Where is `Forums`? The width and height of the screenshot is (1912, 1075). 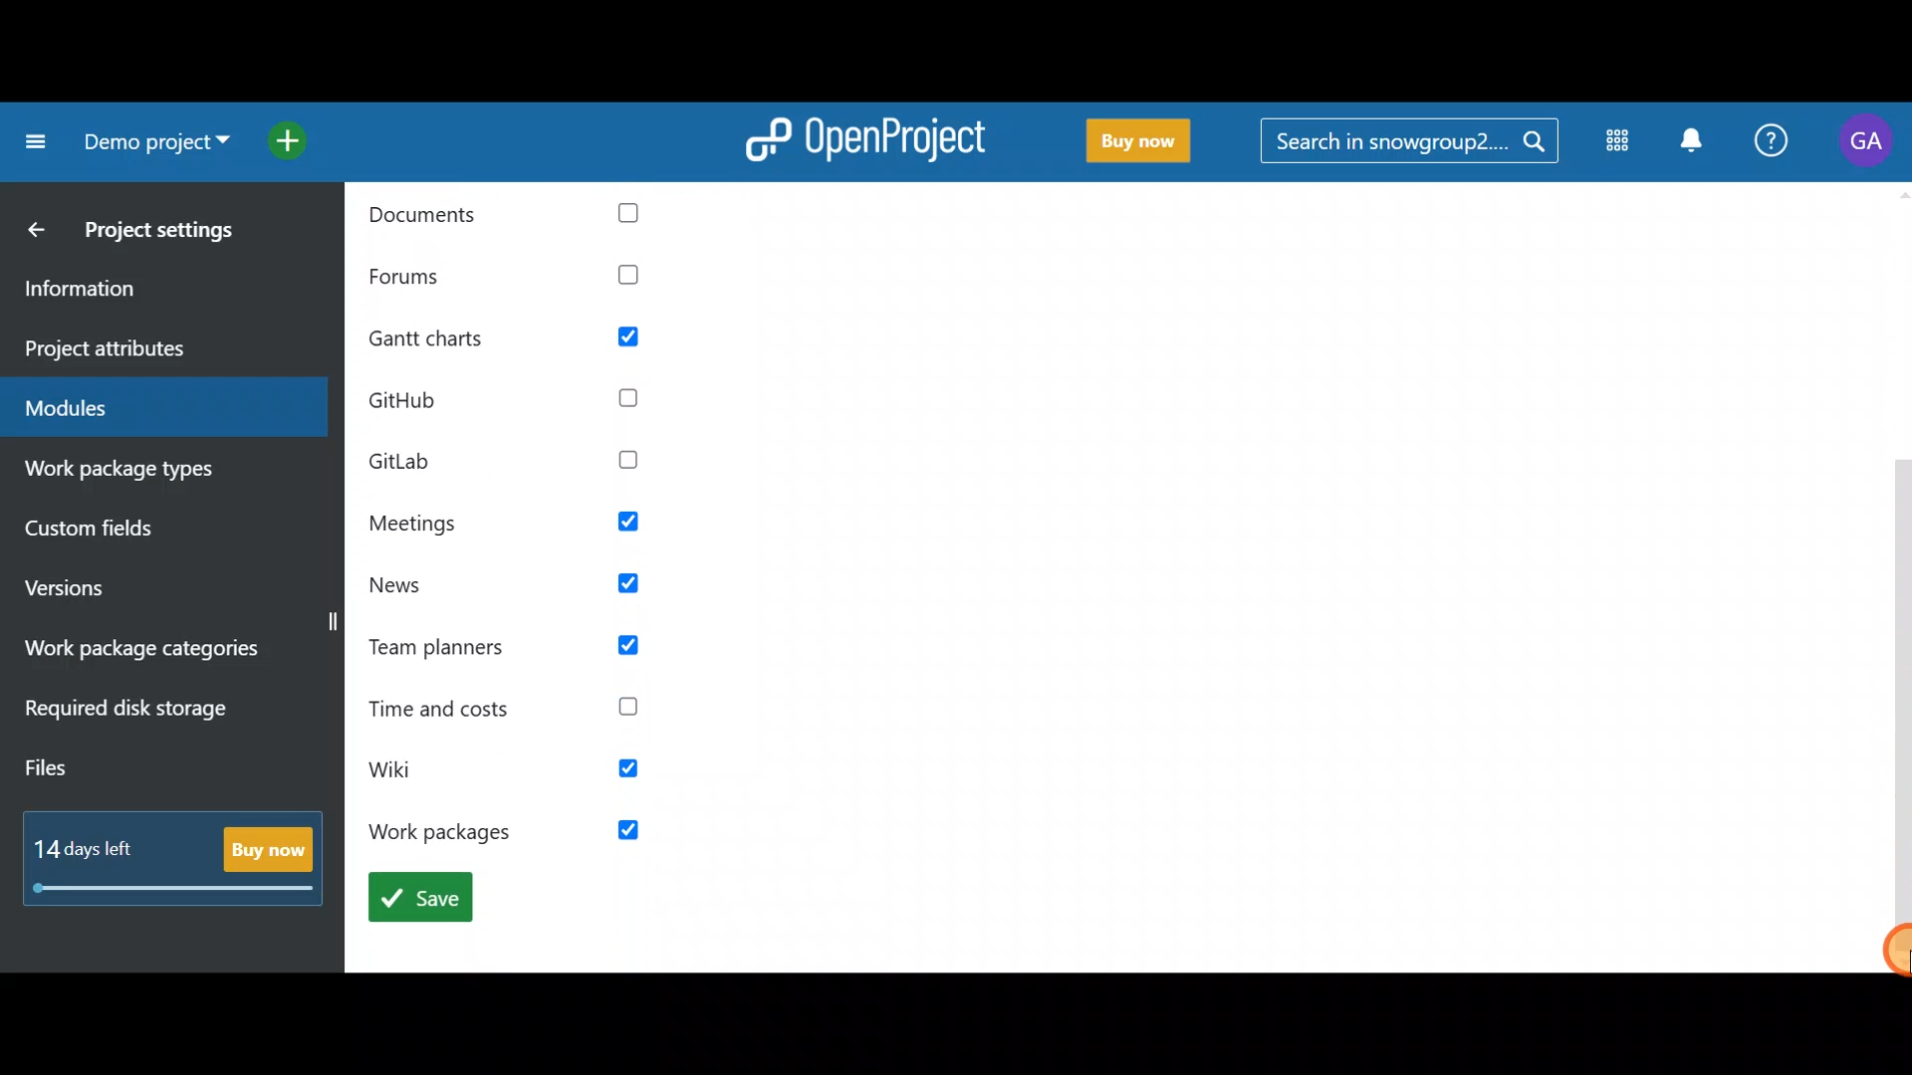
Forums is located at coordinates (516, 278).